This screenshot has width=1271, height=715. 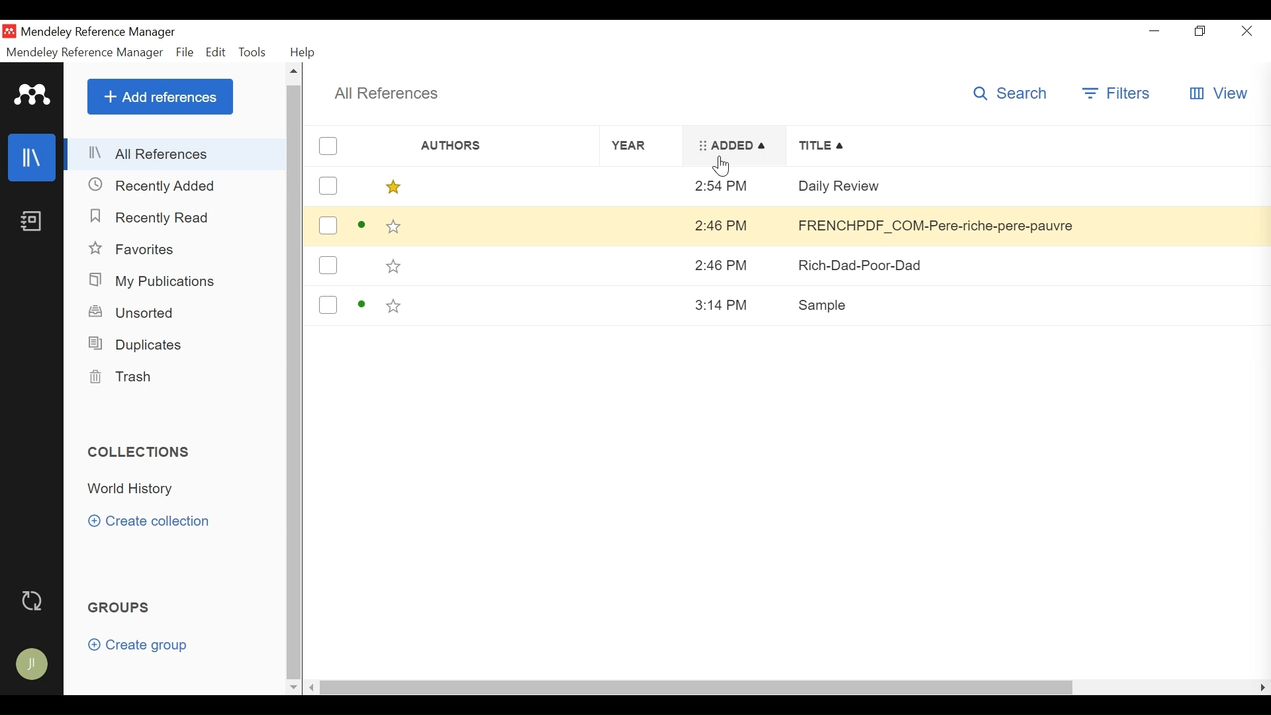 What do you see at coordinates (134, 250) in the screenshot?
I see `Favorites` at bounding box center [134, 250].